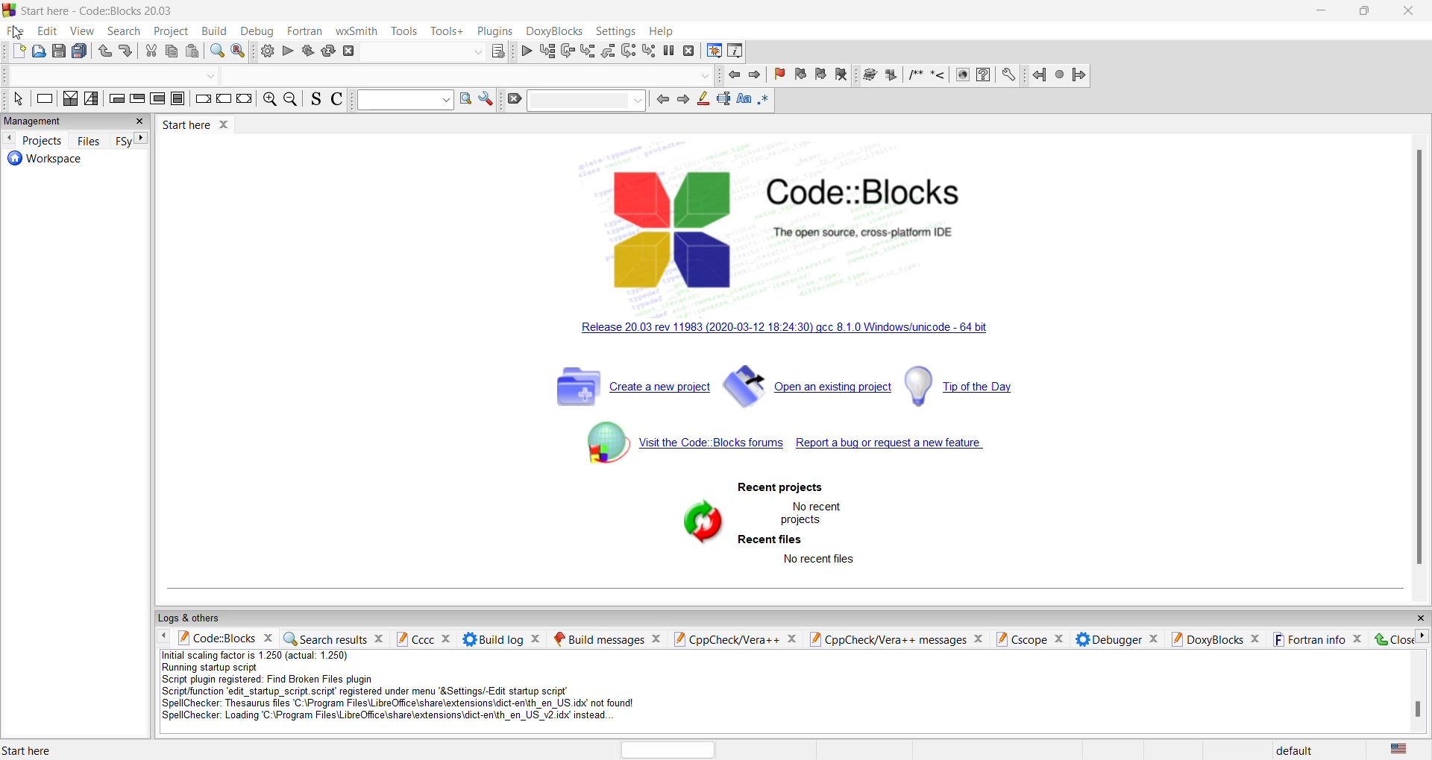 The width and height of the screenshot is (1432, 760). Describe the element at coordinates (1389, 639) in the screenshot. I see `close` at that location.